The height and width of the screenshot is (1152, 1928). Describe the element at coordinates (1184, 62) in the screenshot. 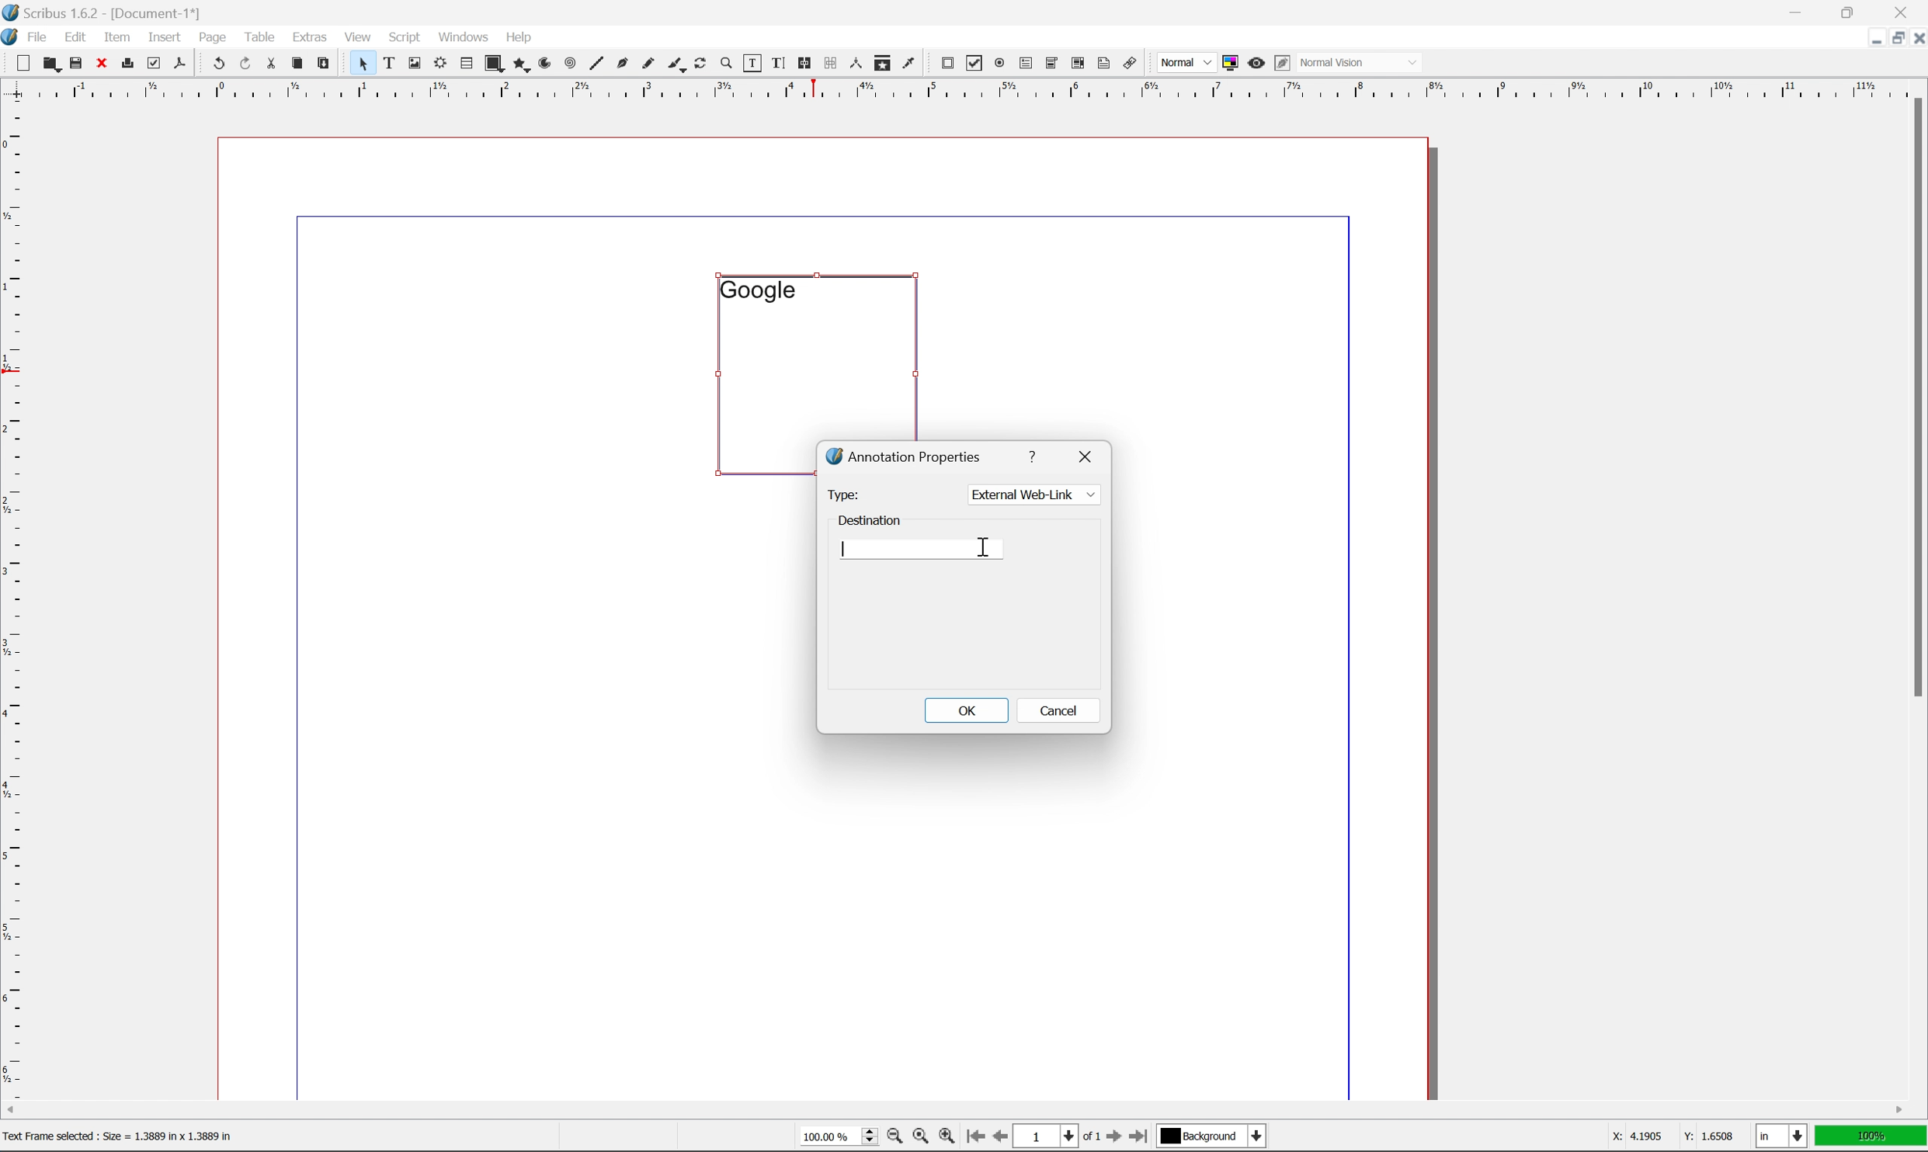

I see `normal` at that location.